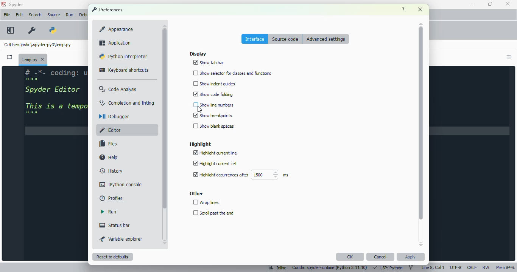 Image resolution: width=517 pixels, height=272 pixels. Describe the element at coordinates (38, 45) in the screenshot. I see `temporary file` at that location.